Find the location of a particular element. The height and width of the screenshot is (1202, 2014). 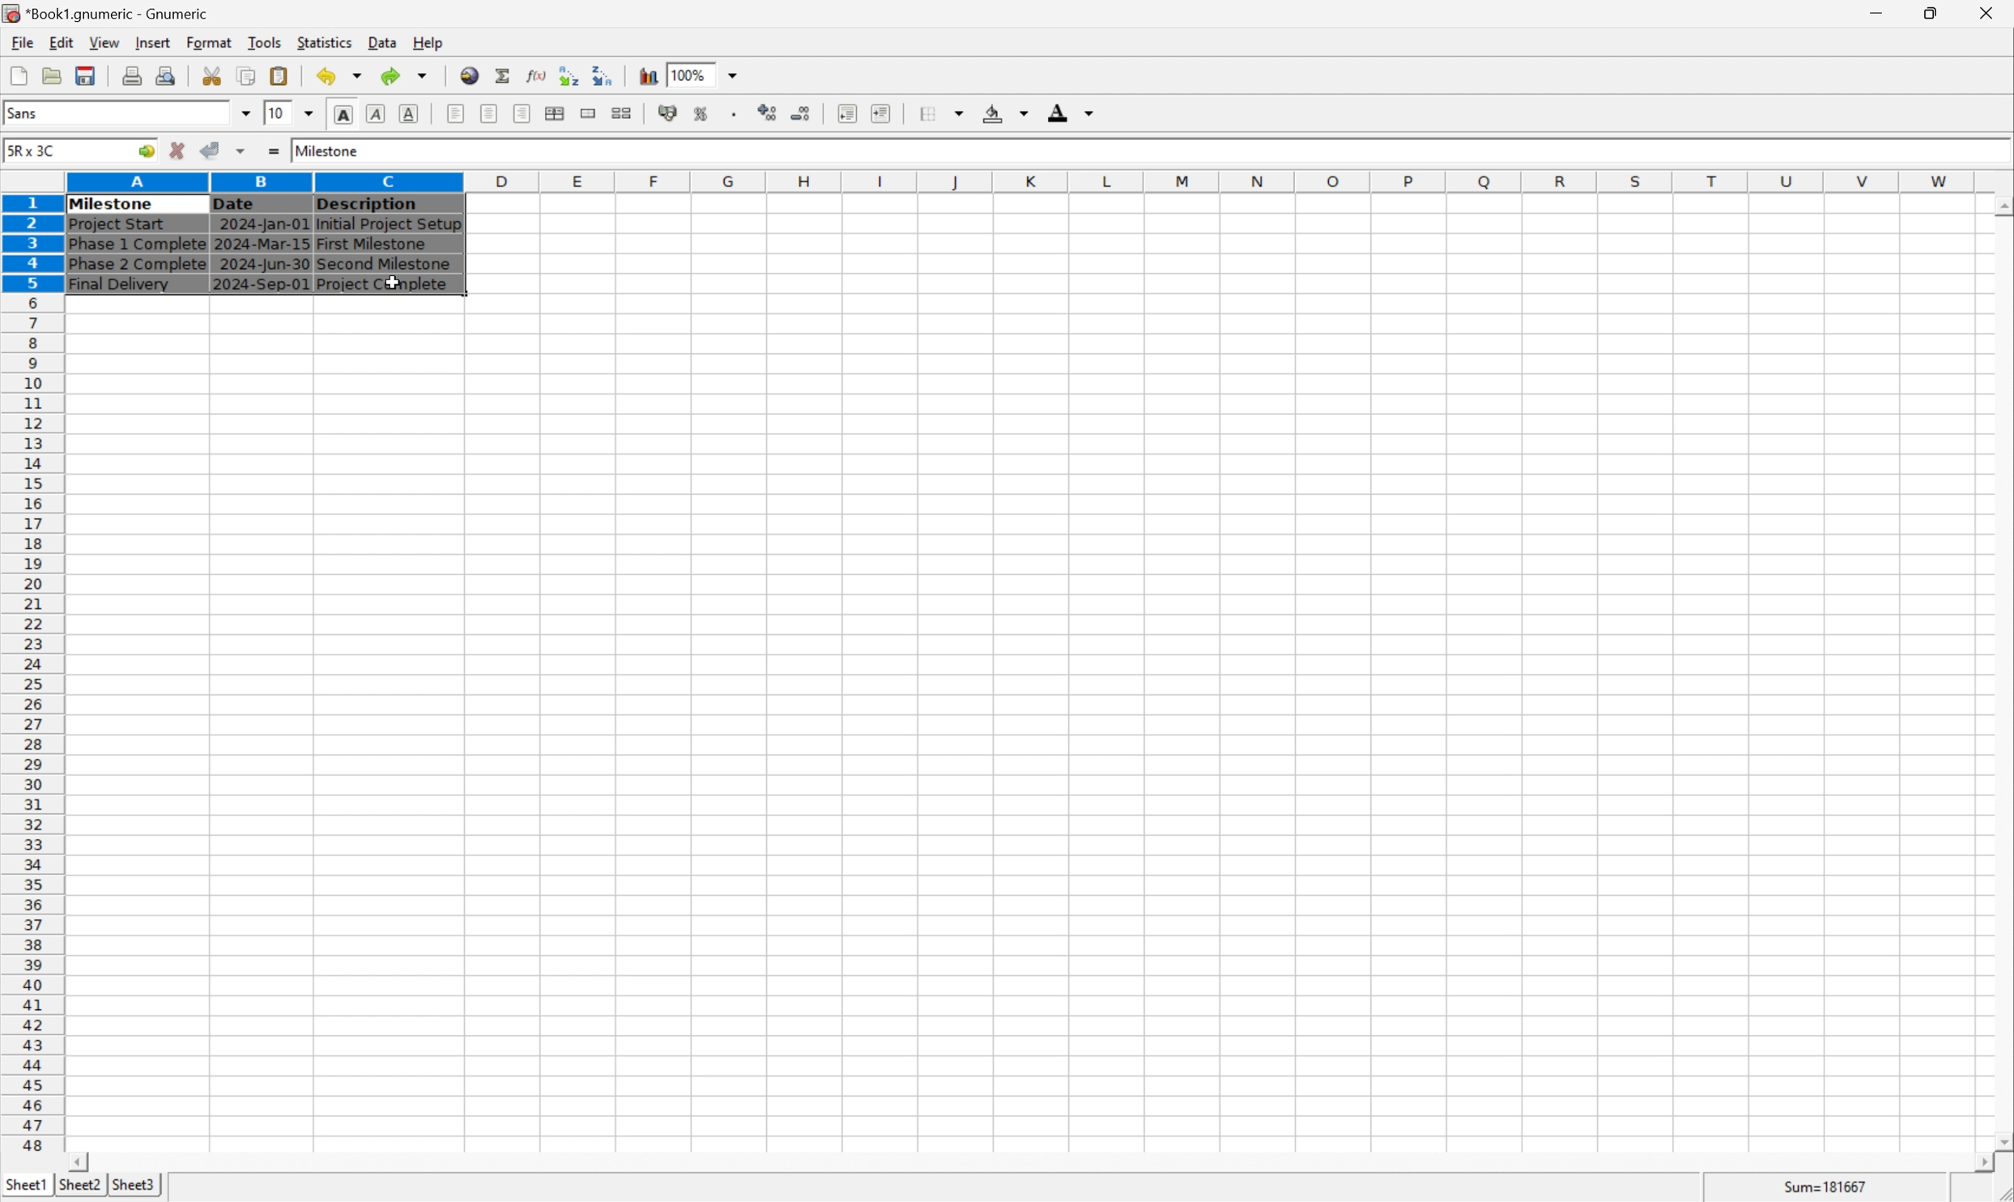

paste is located at coordinates (279, 75).